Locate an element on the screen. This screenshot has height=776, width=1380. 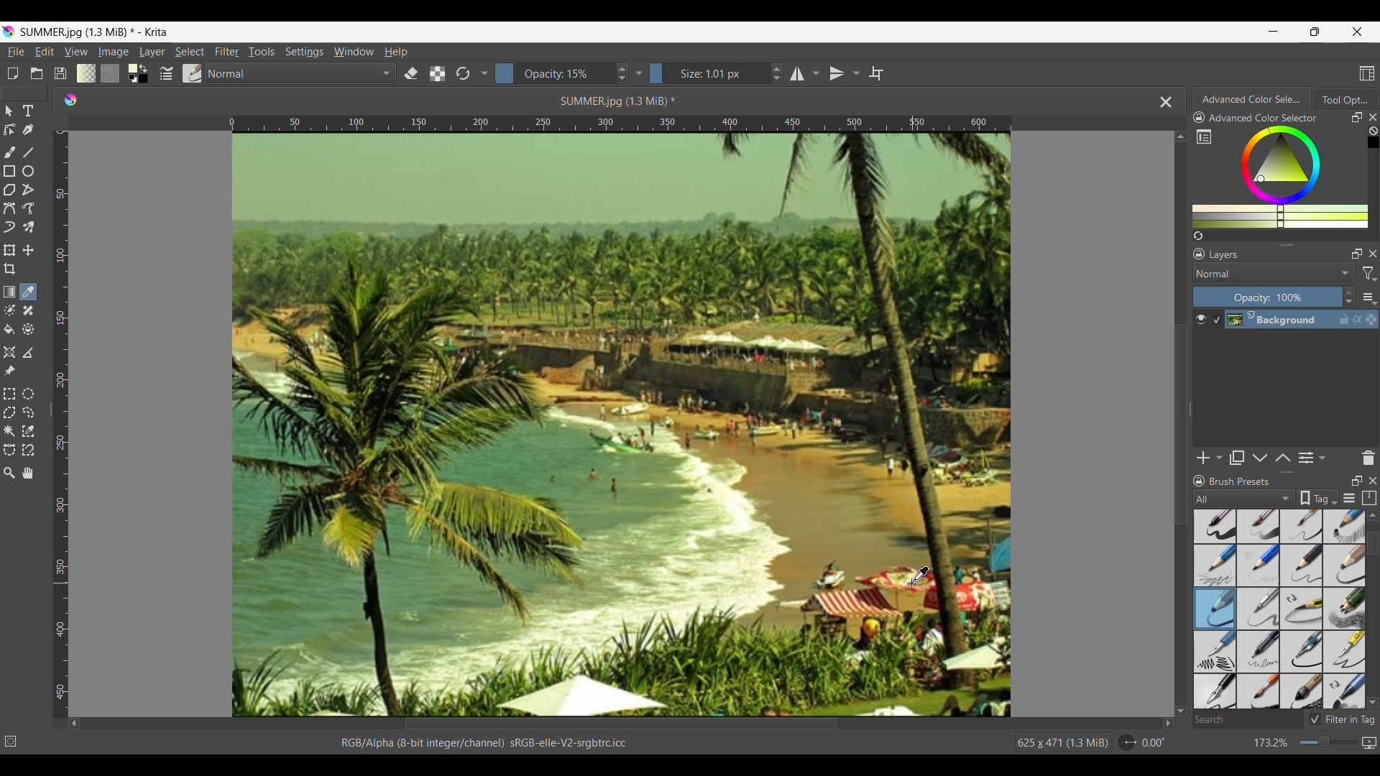
Settings menu is located at coordinates (304, 51).